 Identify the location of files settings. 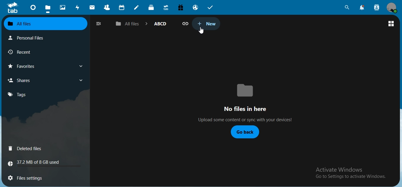
(35, 177).